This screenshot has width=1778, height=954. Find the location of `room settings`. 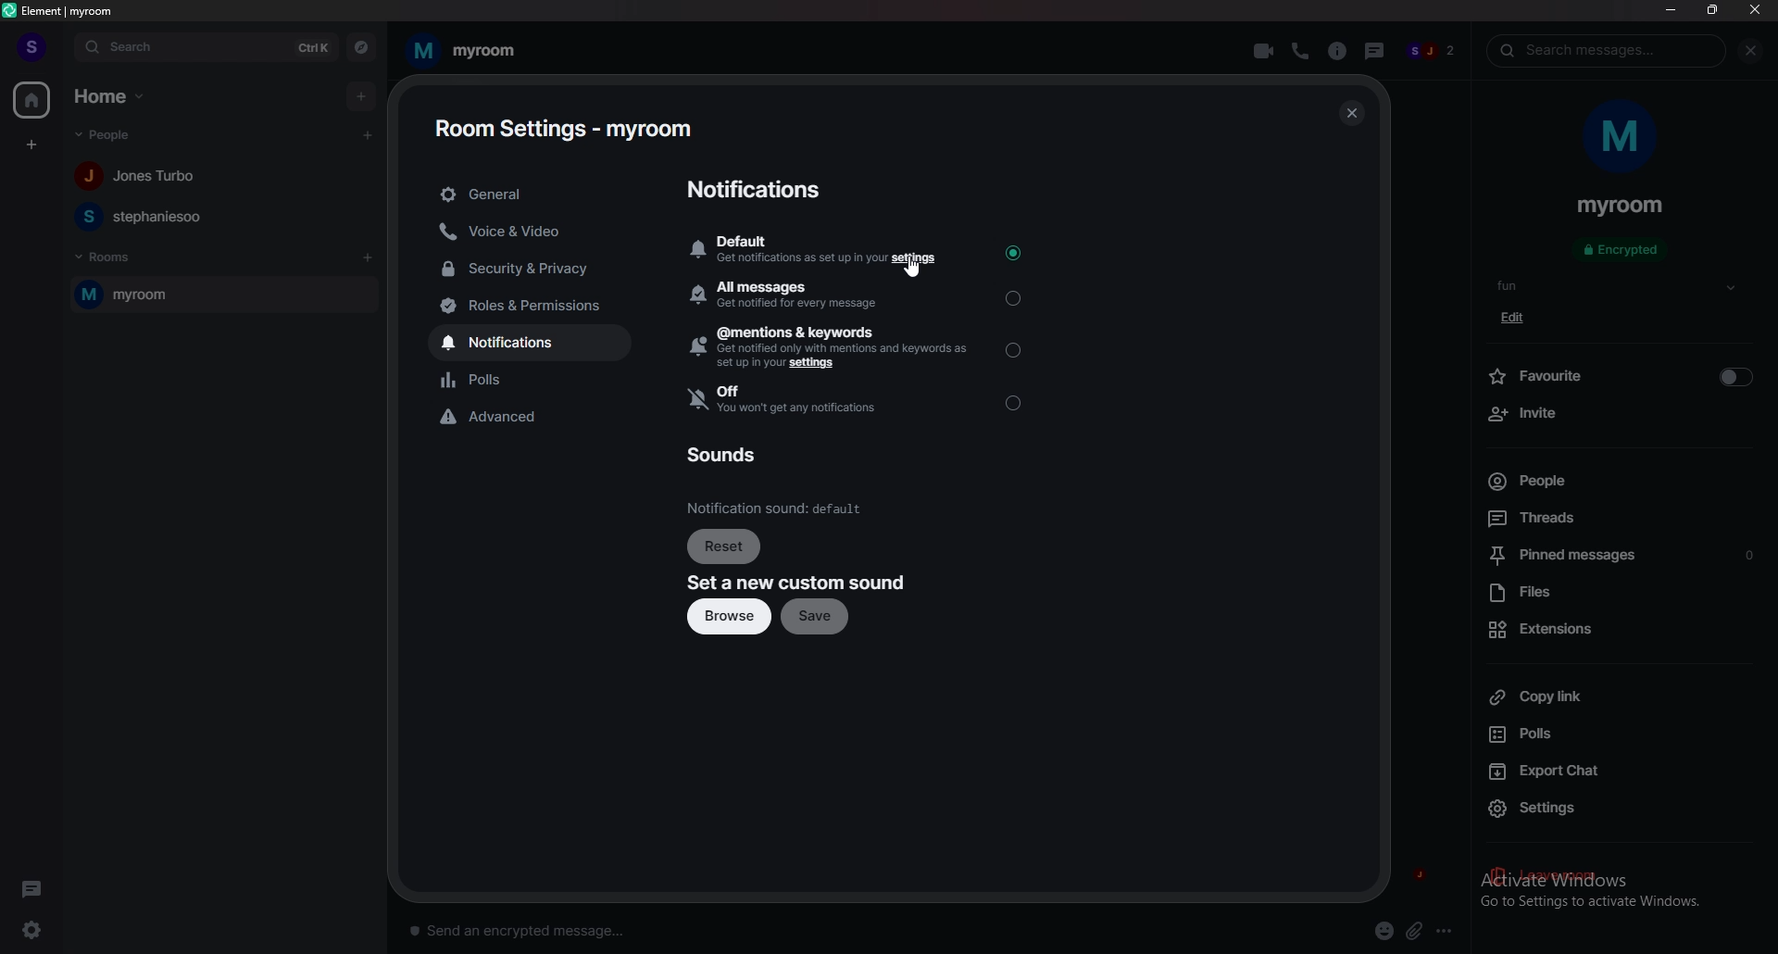

room settings is located at coordinates (563, 129).